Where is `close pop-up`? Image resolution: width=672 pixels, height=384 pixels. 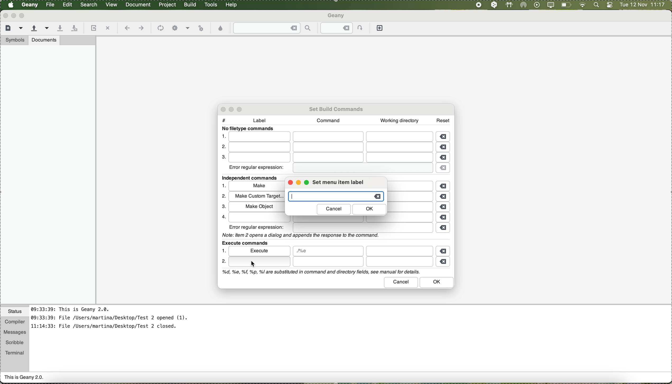 close pop-up is located at coordinates (289, 183).